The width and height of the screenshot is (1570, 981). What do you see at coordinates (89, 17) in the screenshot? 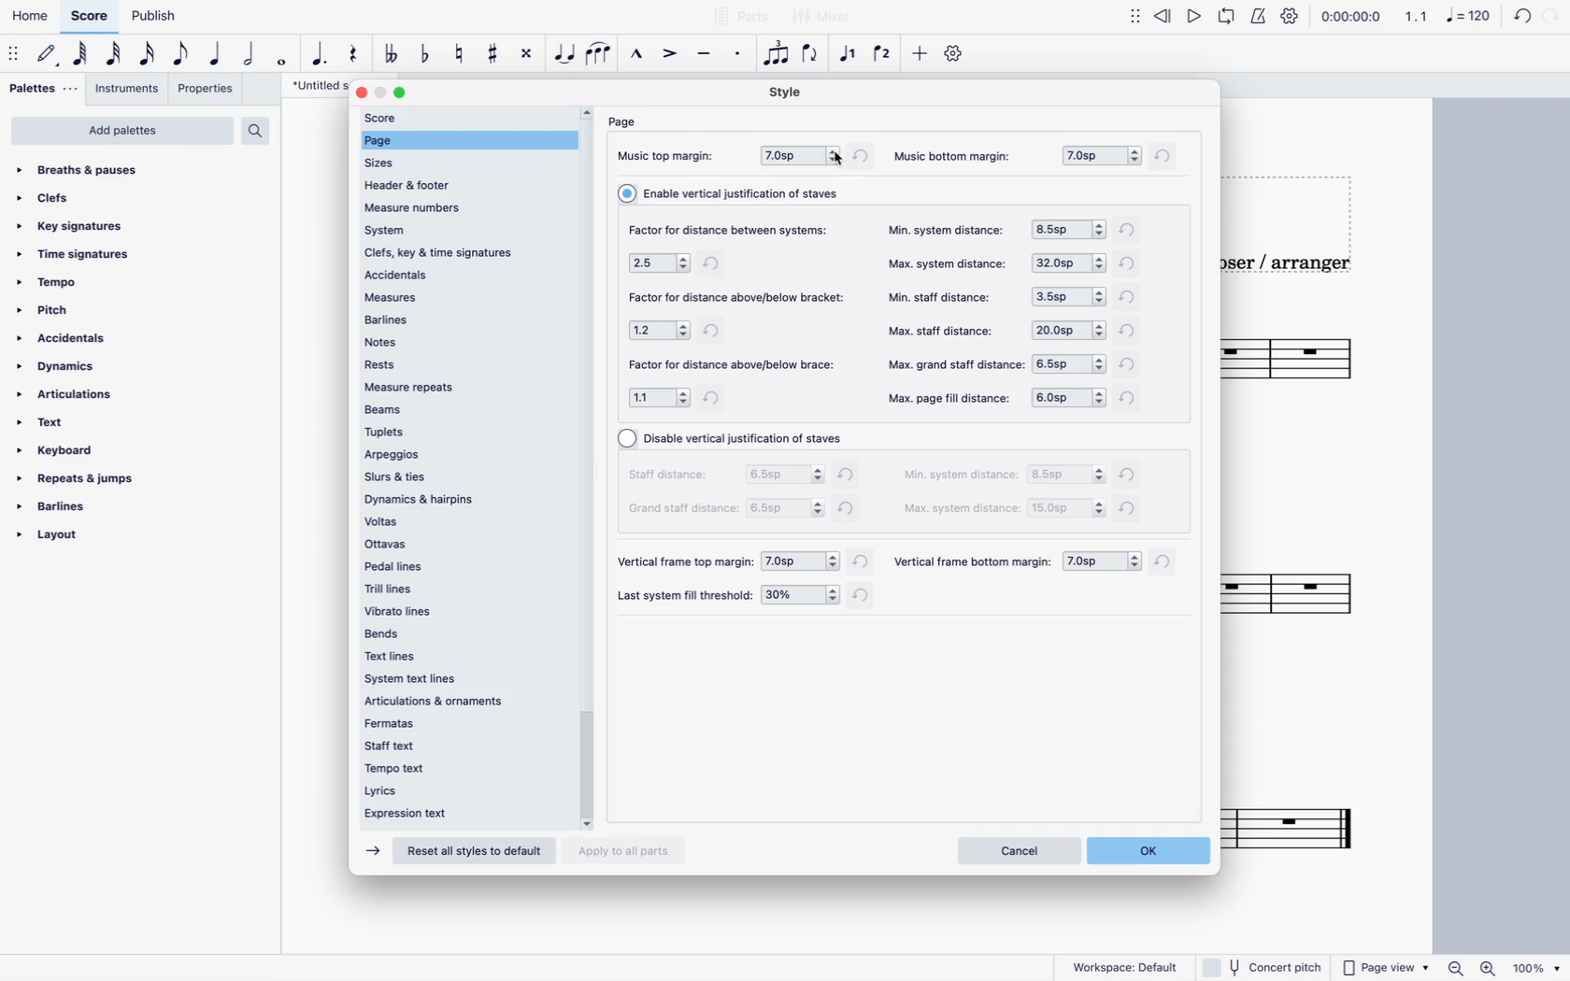
I see `score` at bounding box center [89, 17].